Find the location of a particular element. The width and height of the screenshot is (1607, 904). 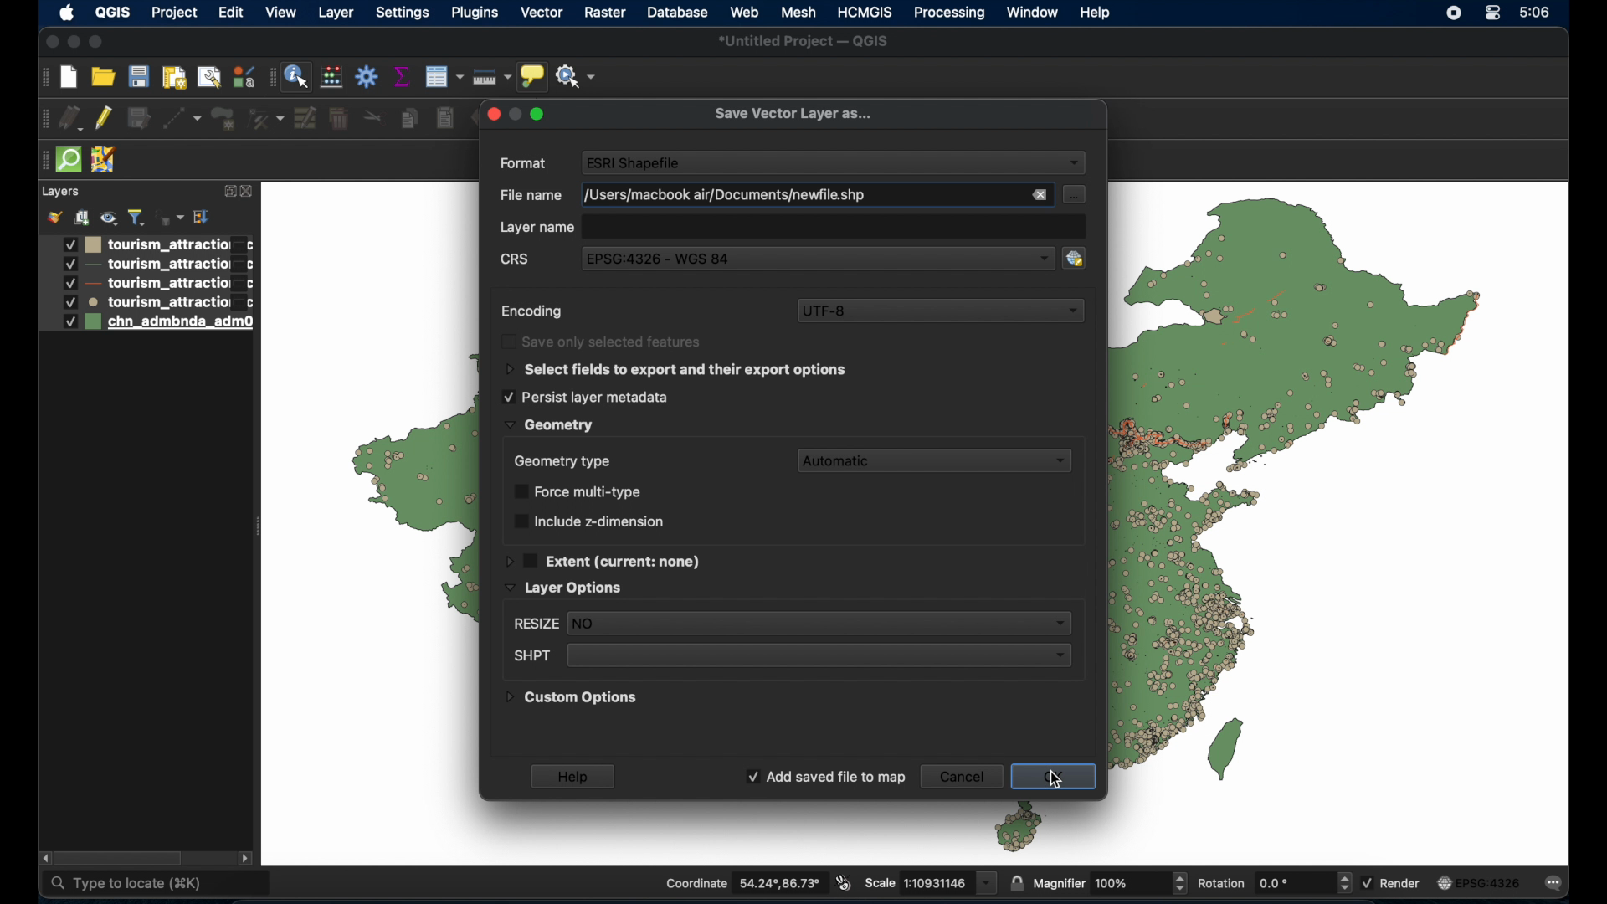

open field calculator is located at coordinates (331, 76).